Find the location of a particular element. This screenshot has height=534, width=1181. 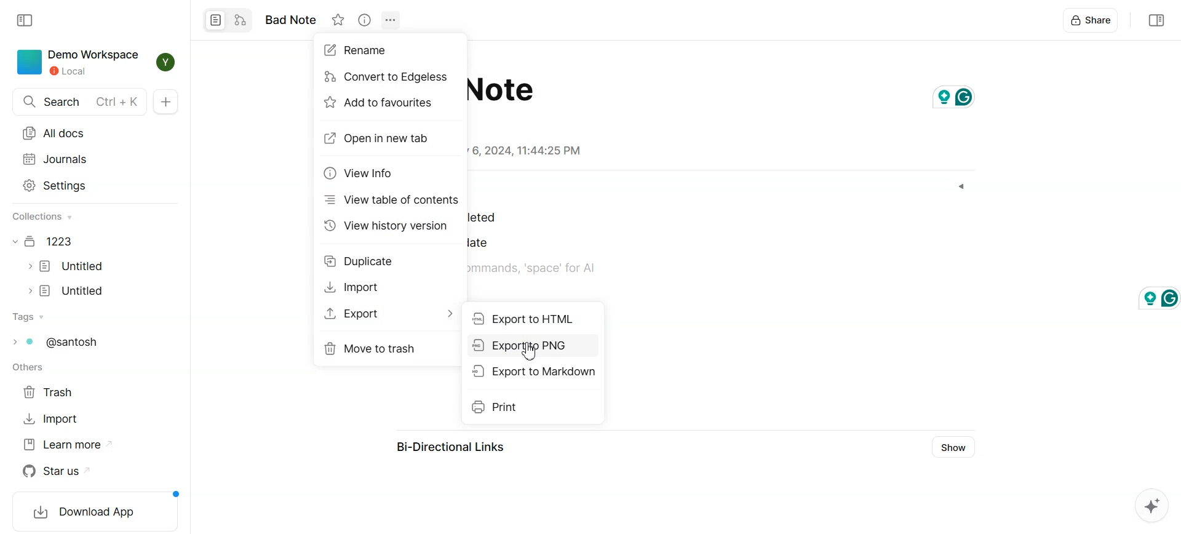

Export to PNG is located at coordinates (532, 345).